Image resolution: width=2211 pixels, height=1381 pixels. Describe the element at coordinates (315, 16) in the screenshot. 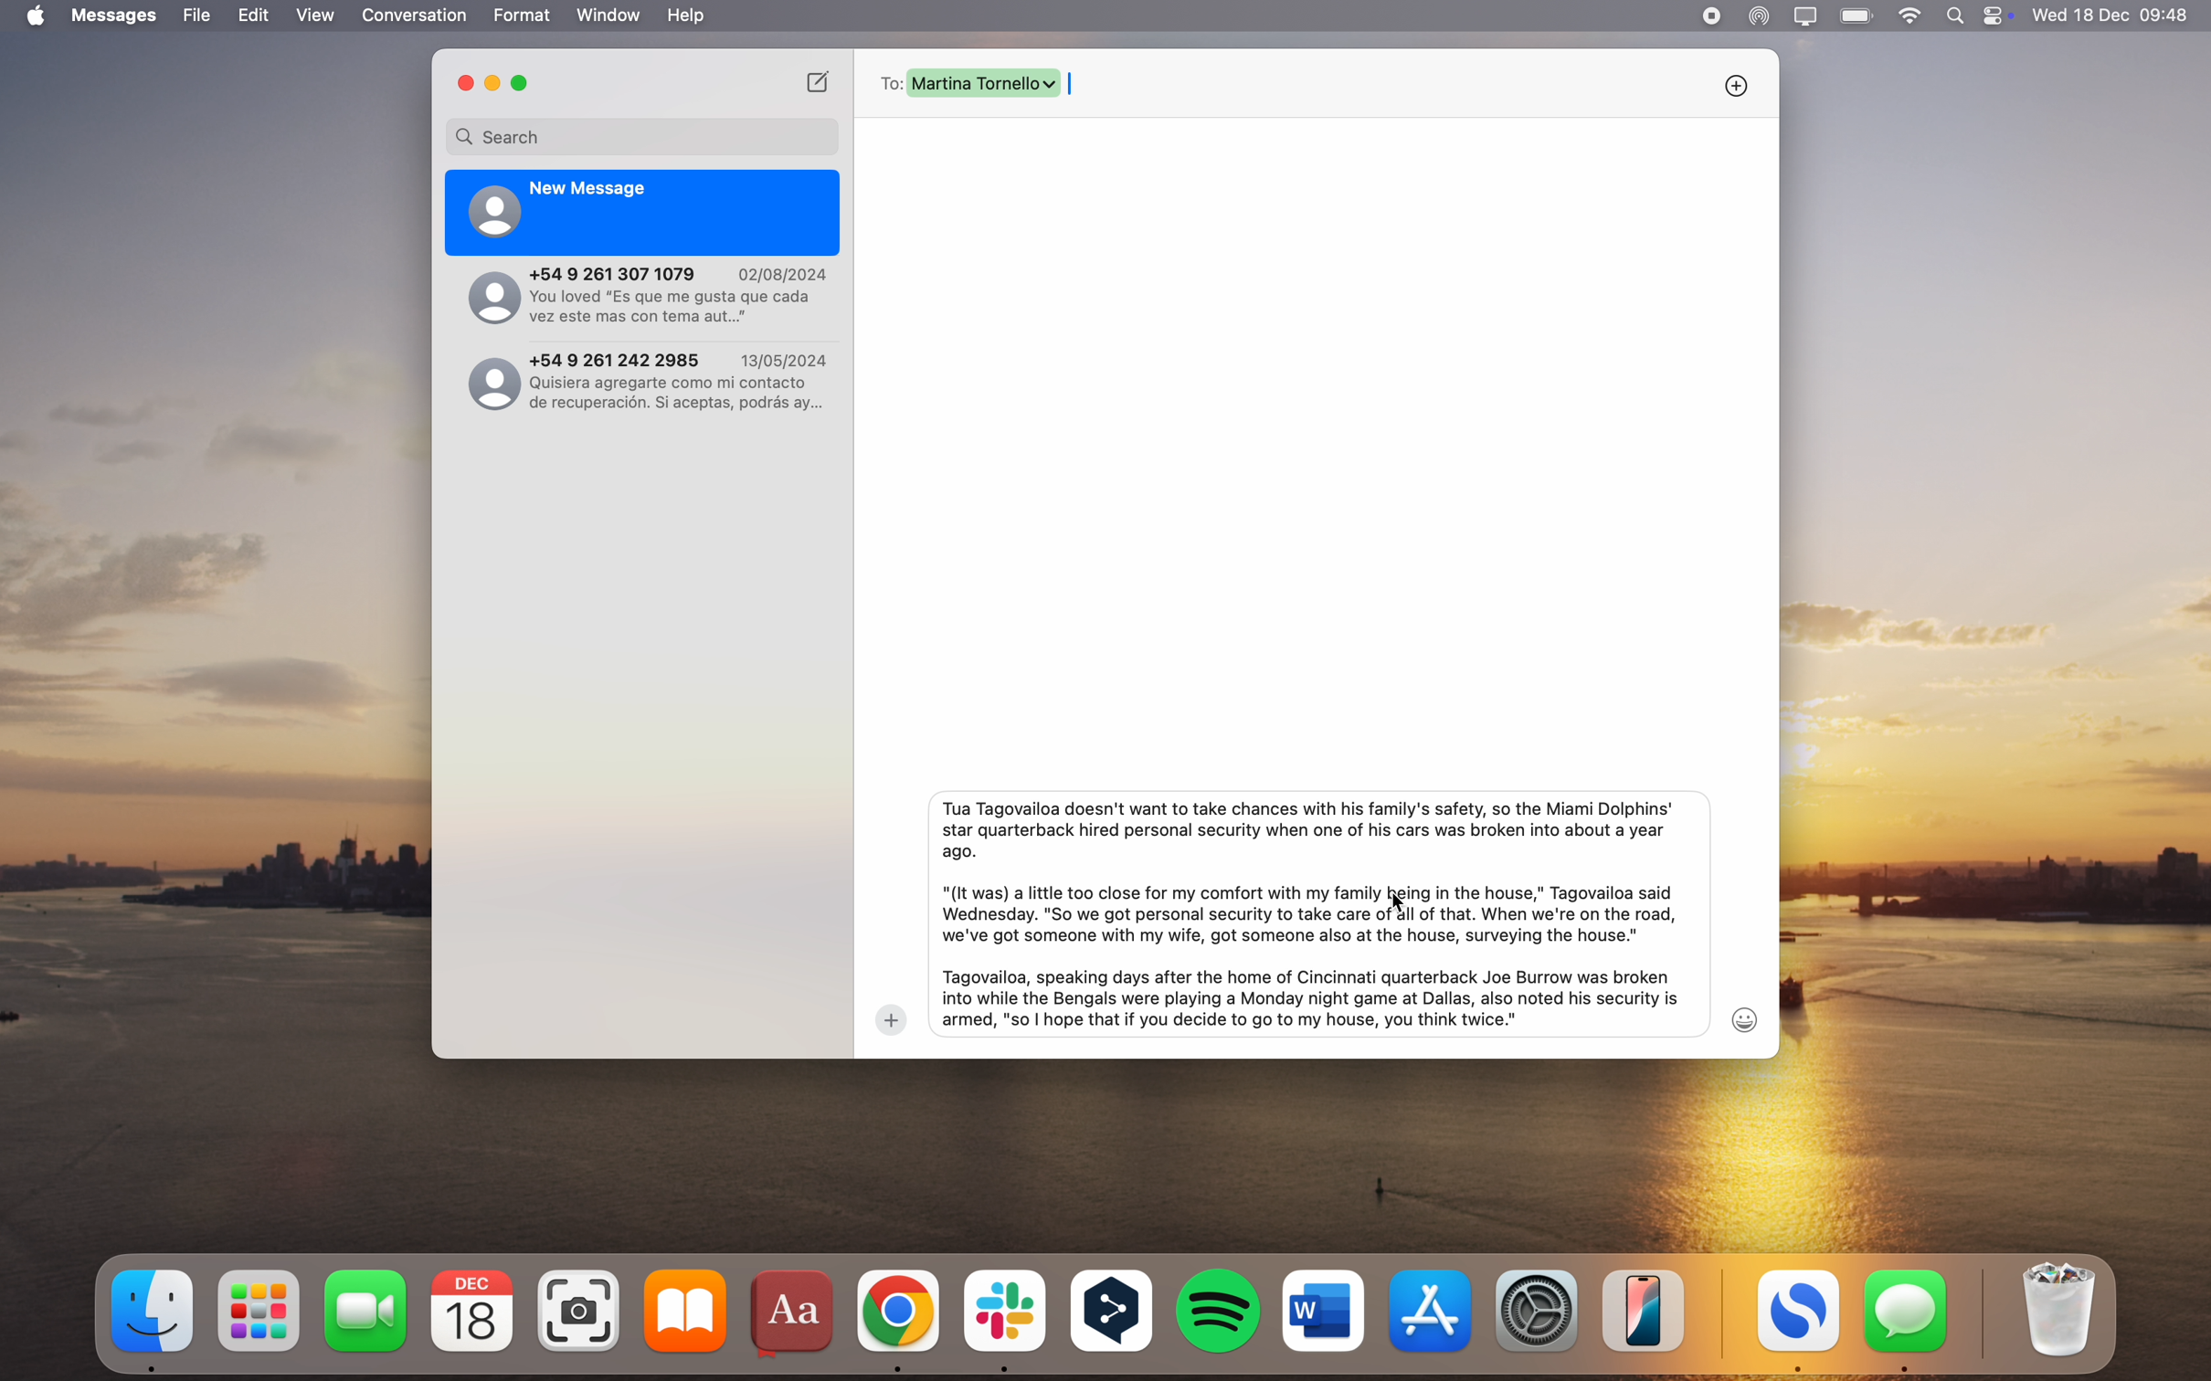

I see `view` at that location.